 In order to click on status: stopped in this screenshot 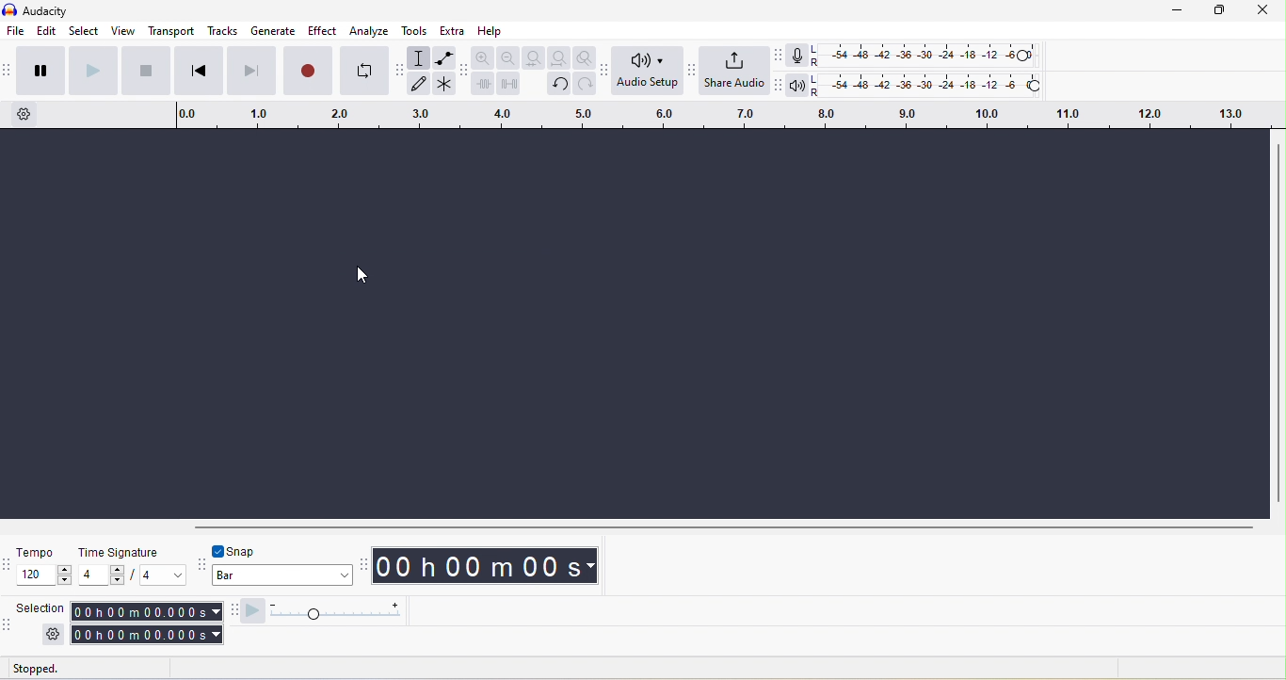, I will do `click(35, 671)`.